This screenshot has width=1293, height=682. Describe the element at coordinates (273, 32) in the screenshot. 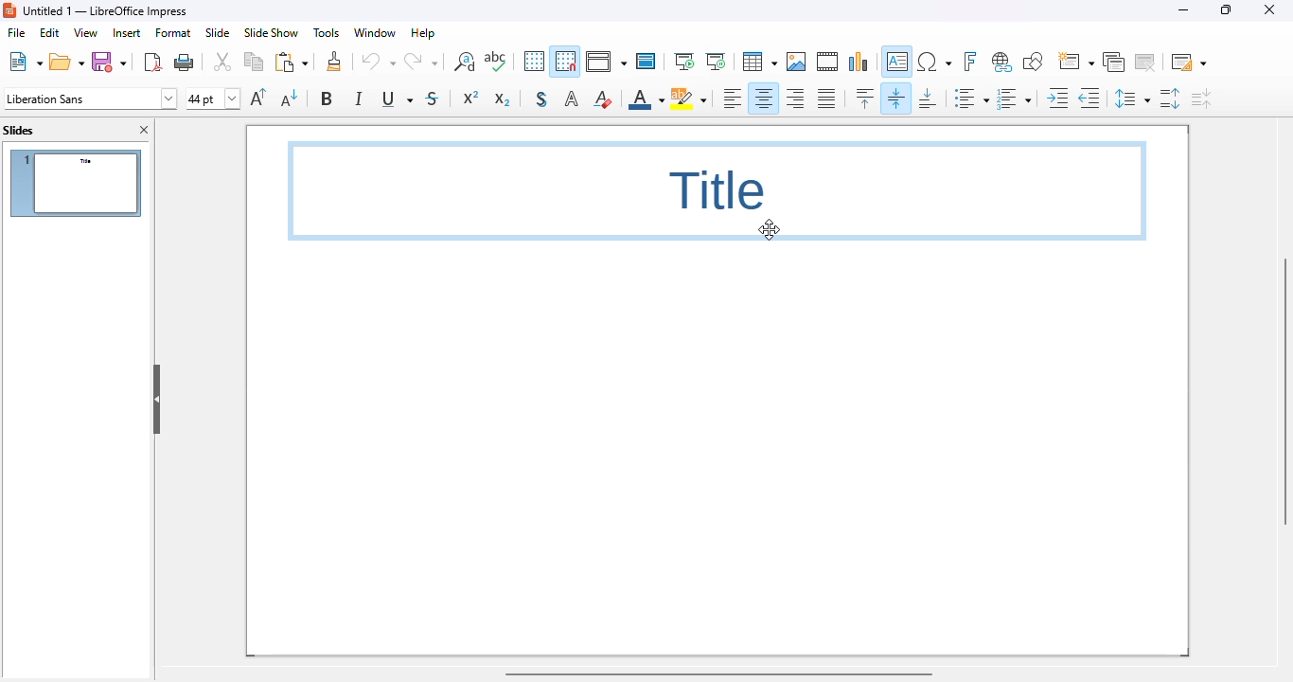

I see `slide show` at that location.